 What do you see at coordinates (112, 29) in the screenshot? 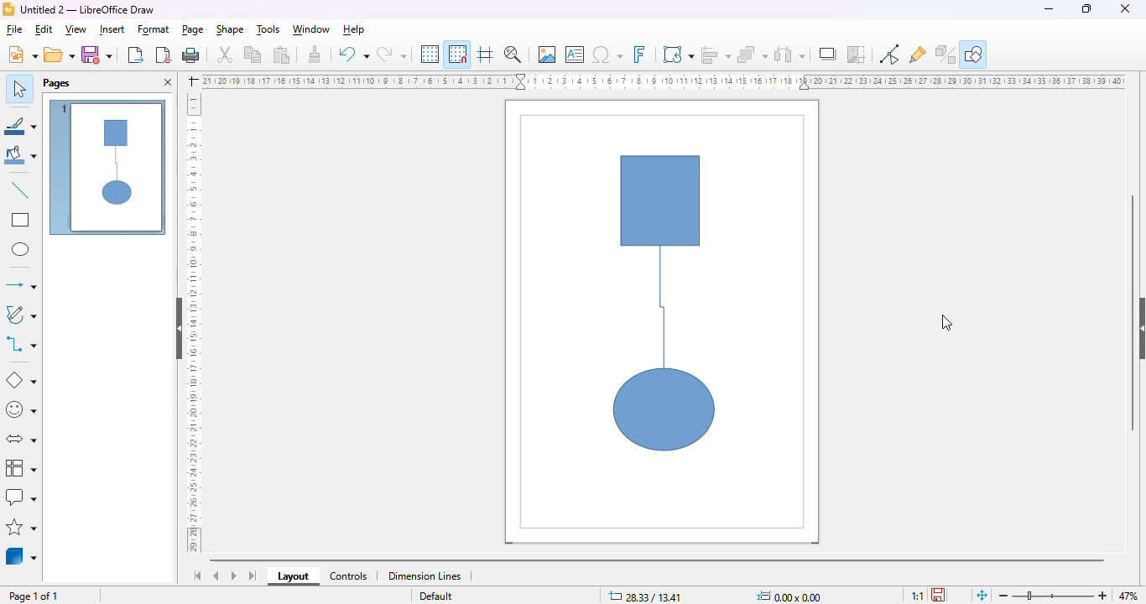
I see `insert` at bounding box center [112, 29].